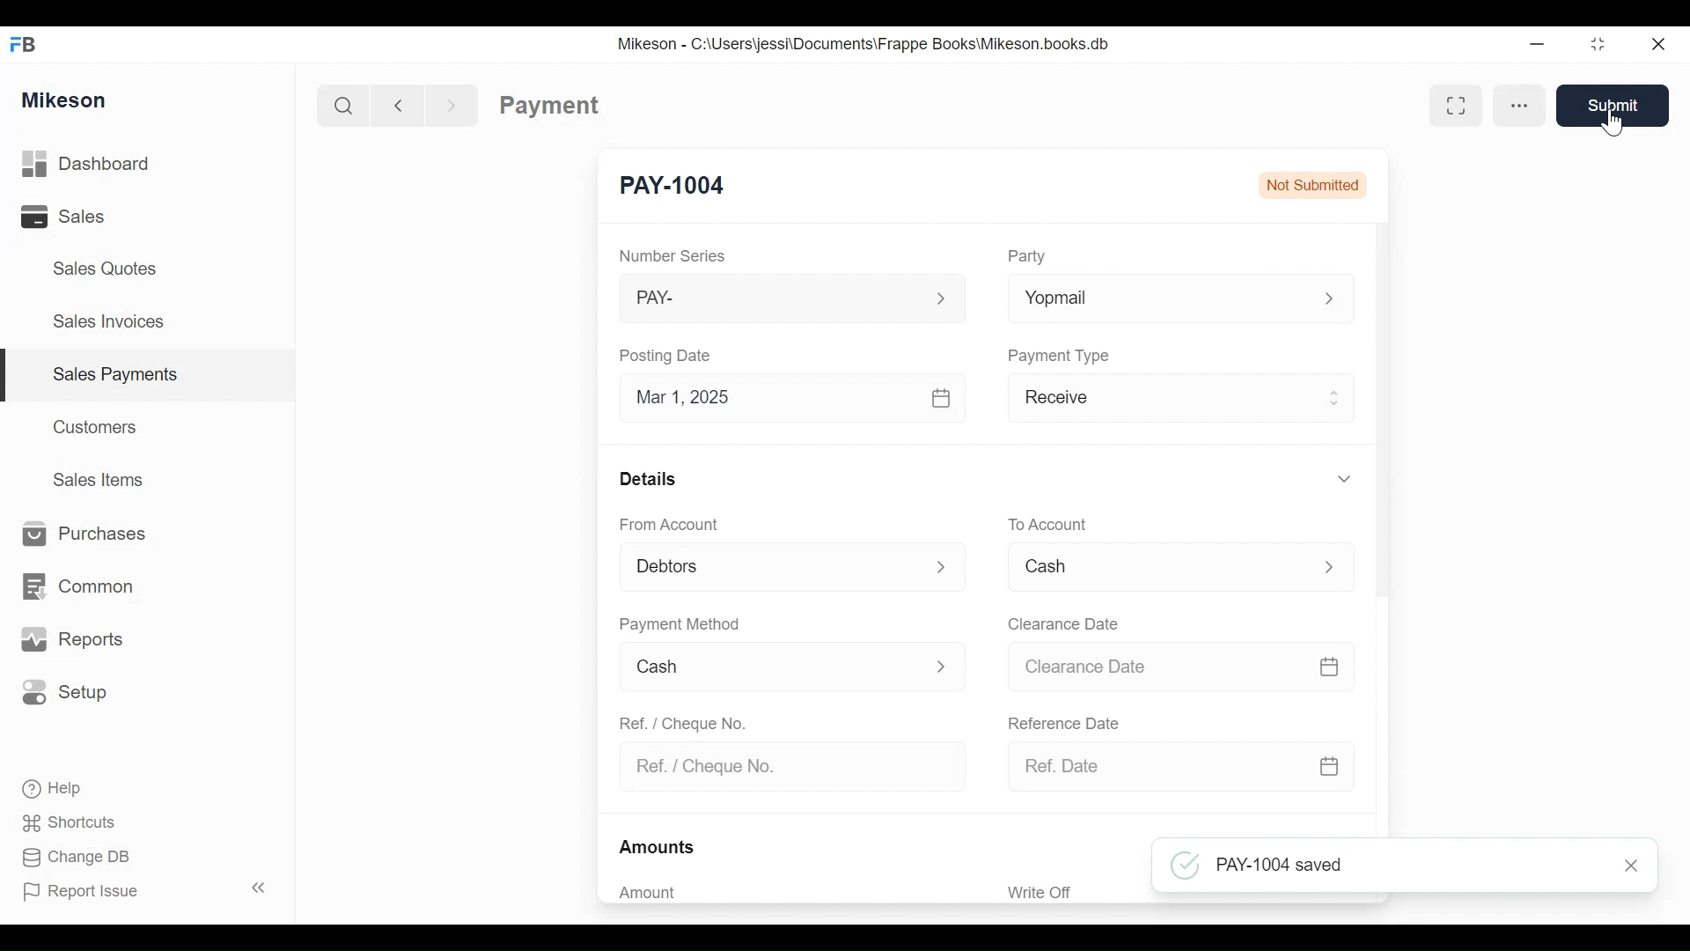  I want to click on Help, so click(65, 788).